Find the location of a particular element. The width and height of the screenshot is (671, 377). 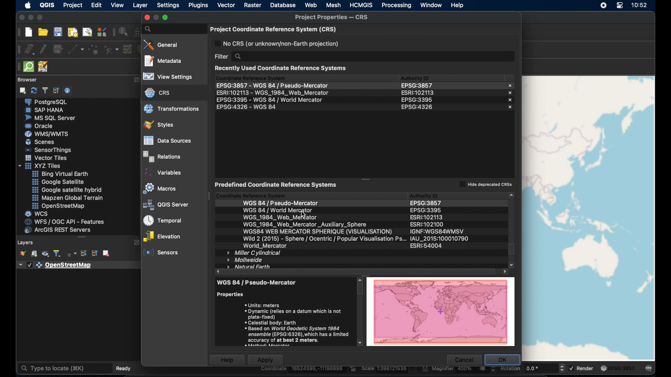

modify attributes is located at coordinates (128, 50).